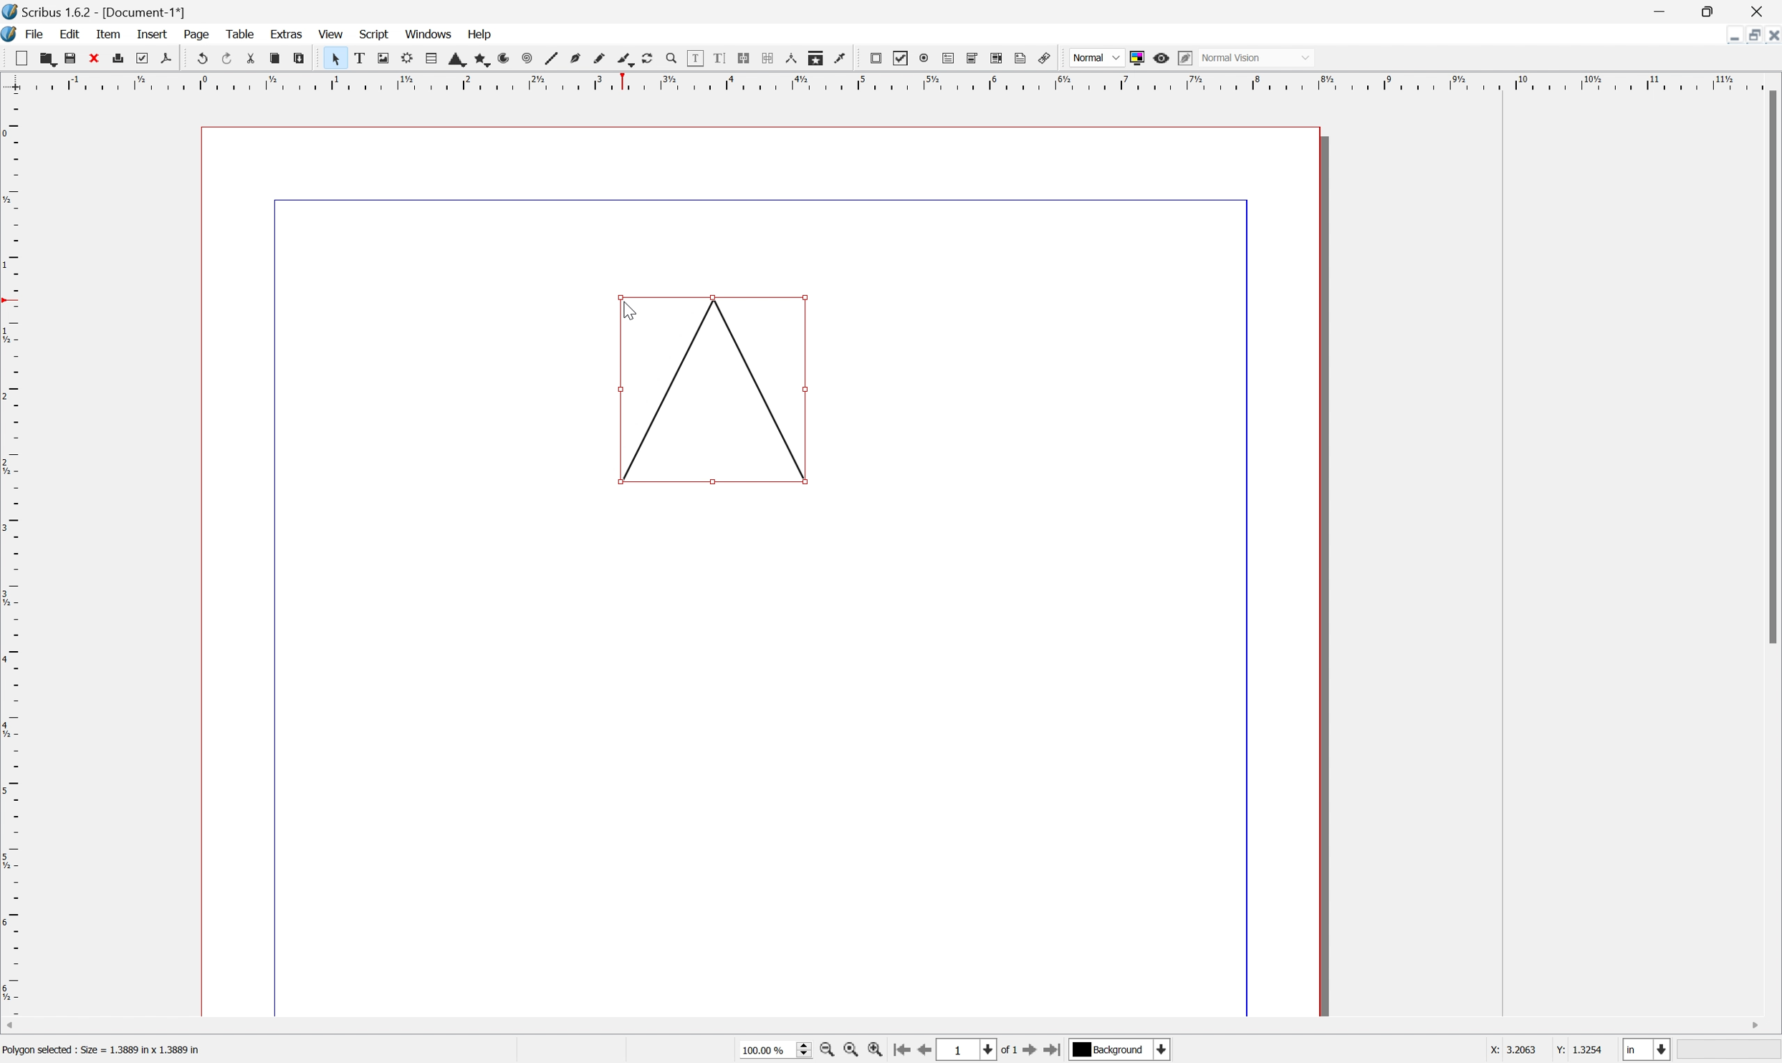 The image size is (1782, 1063). I want to click on Windows, so click(428, 32).